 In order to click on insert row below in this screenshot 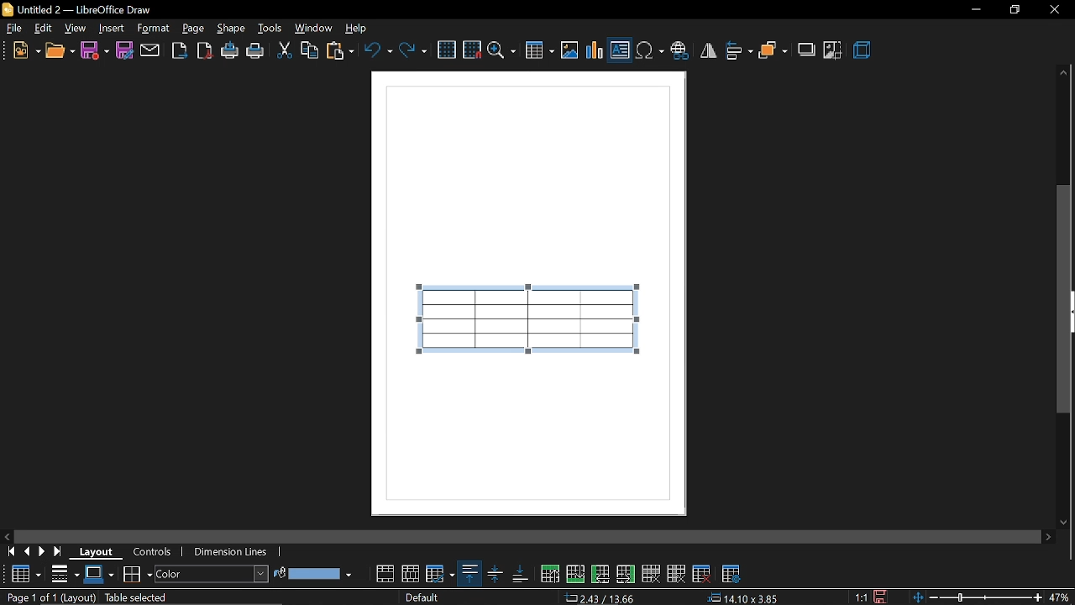, I will do `click(576, 573)`.